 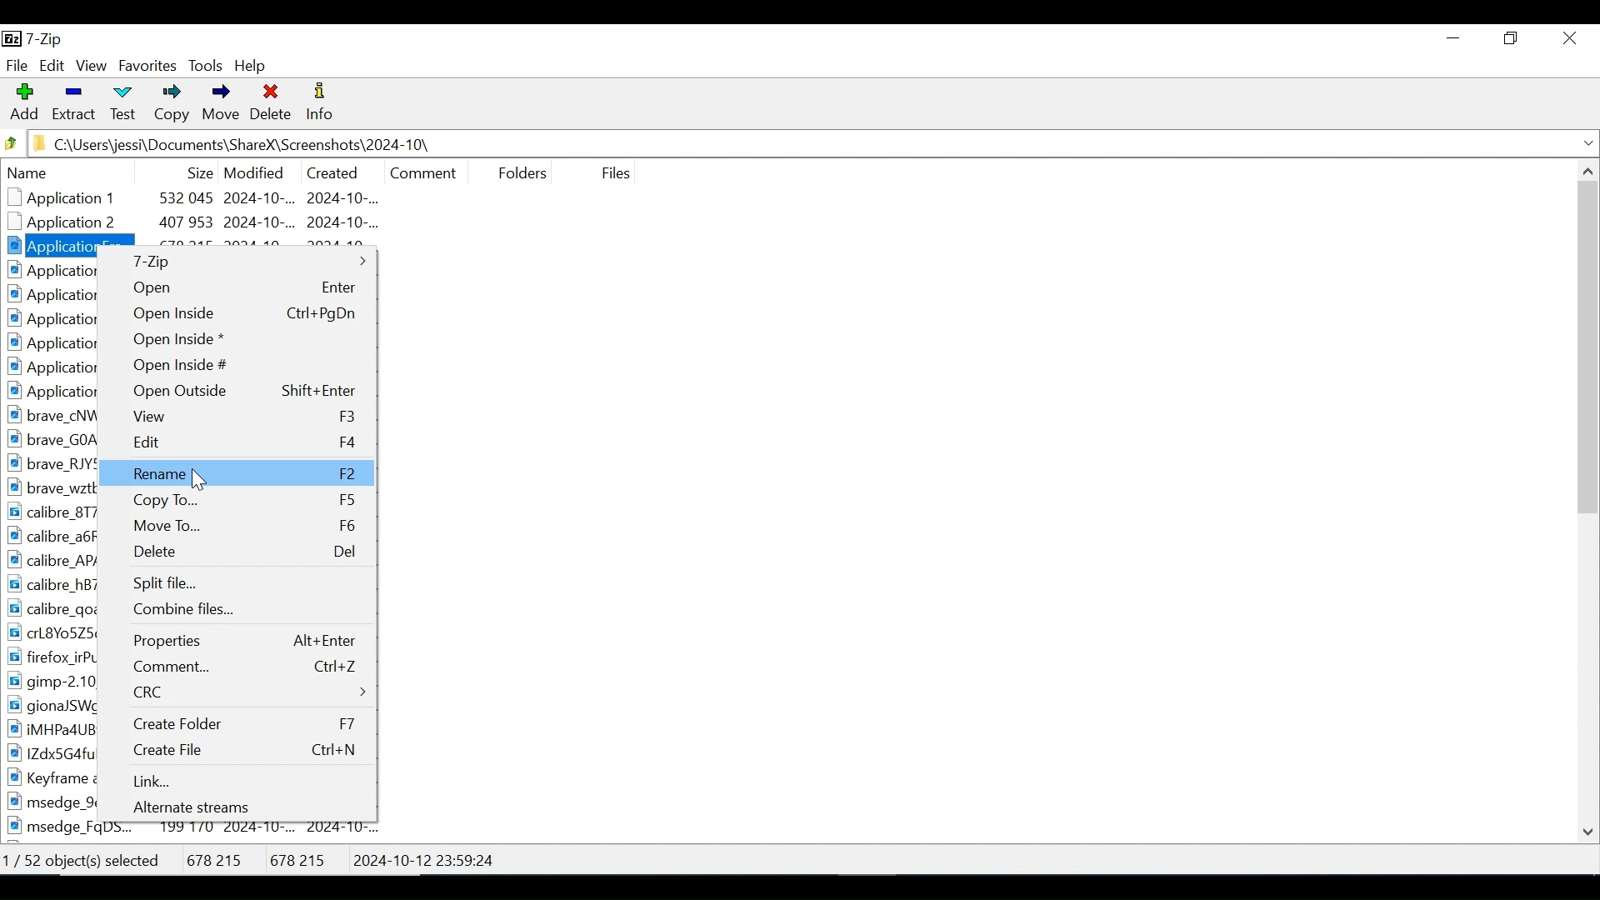 What do you see at coordinates (24, 103) in the screenshot?
I see `Add` at bounding box center [24, 103].